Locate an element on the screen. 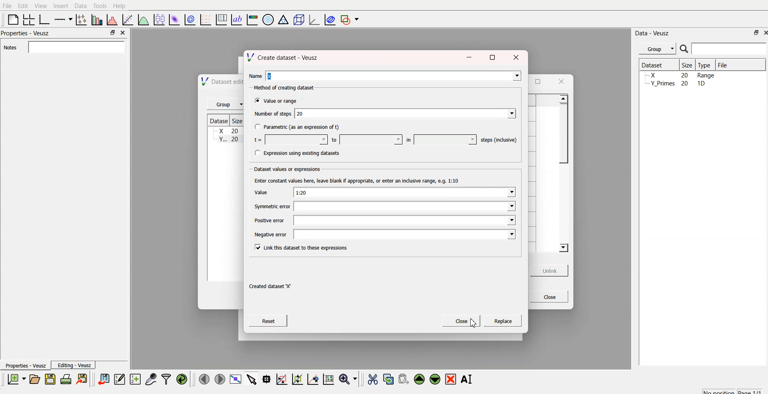 The width and height of the screenshot is (768, 394). maximize is located at coordinates (491, 57).